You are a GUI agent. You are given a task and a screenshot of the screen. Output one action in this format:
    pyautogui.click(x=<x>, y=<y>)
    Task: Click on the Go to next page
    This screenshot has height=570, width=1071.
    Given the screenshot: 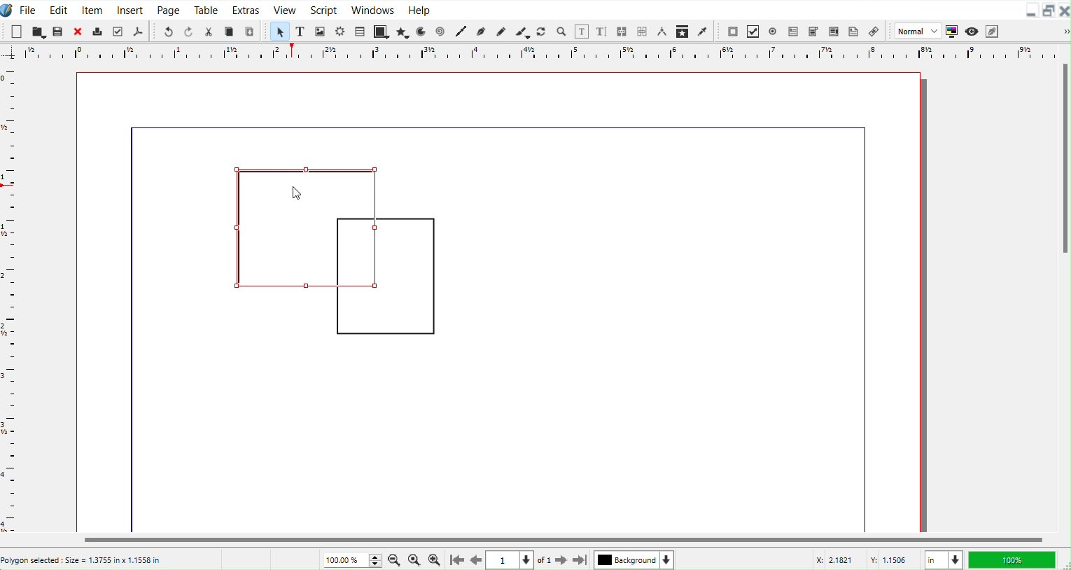 What is the action you would take?
    pyautogui.click(x=563, y=561)
    